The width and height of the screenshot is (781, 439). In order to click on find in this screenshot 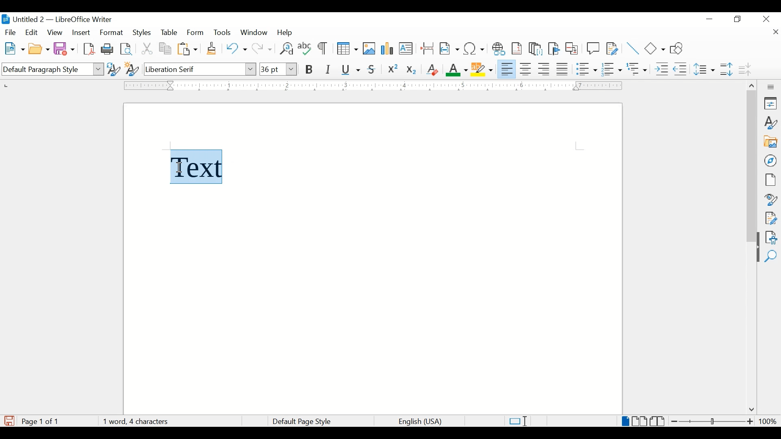, I will do `click(771, 256)`.